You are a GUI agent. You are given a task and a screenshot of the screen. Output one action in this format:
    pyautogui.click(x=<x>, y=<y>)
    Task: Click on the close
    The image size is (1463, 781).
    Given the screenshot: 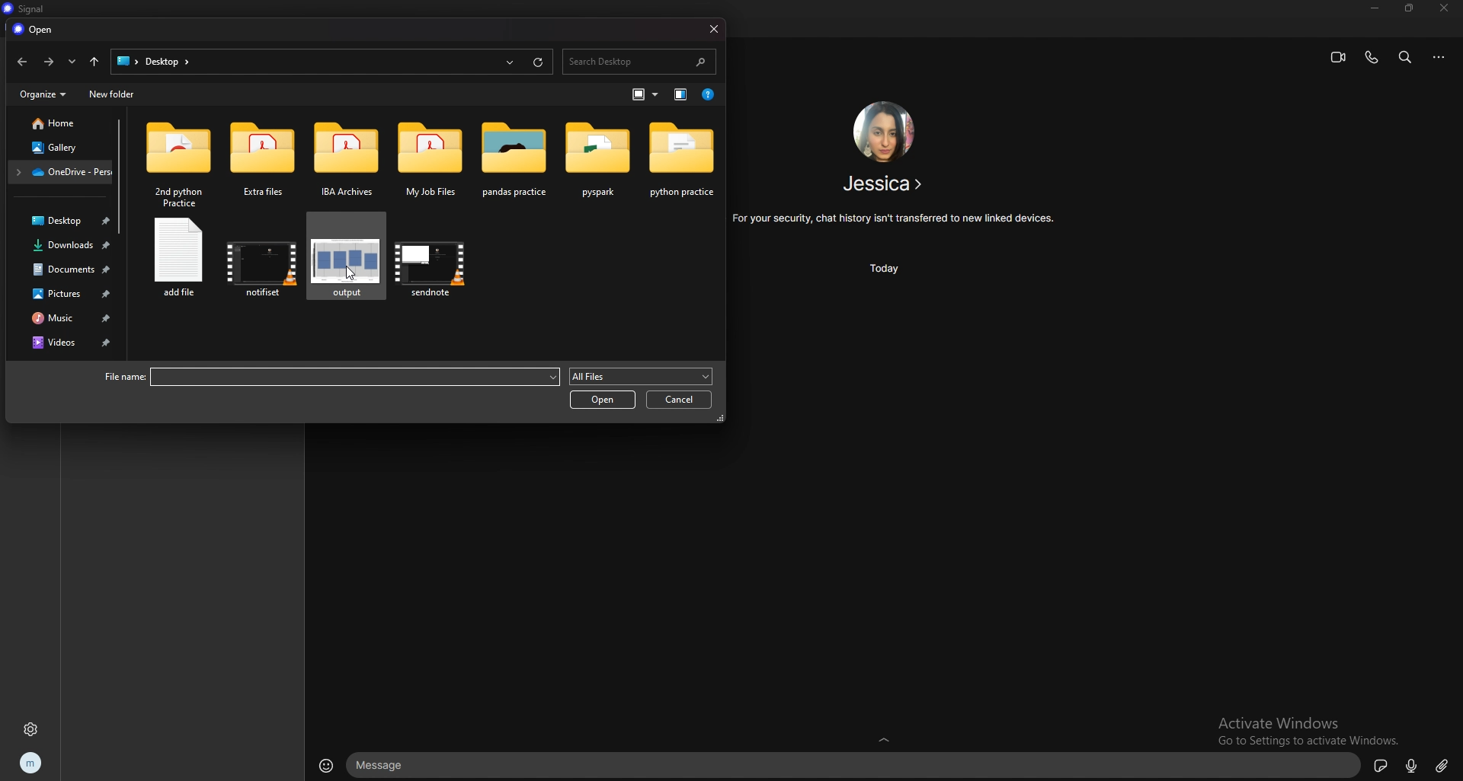 What is the action you would take?
    pyautogui.click(x=1444, y=8)
    